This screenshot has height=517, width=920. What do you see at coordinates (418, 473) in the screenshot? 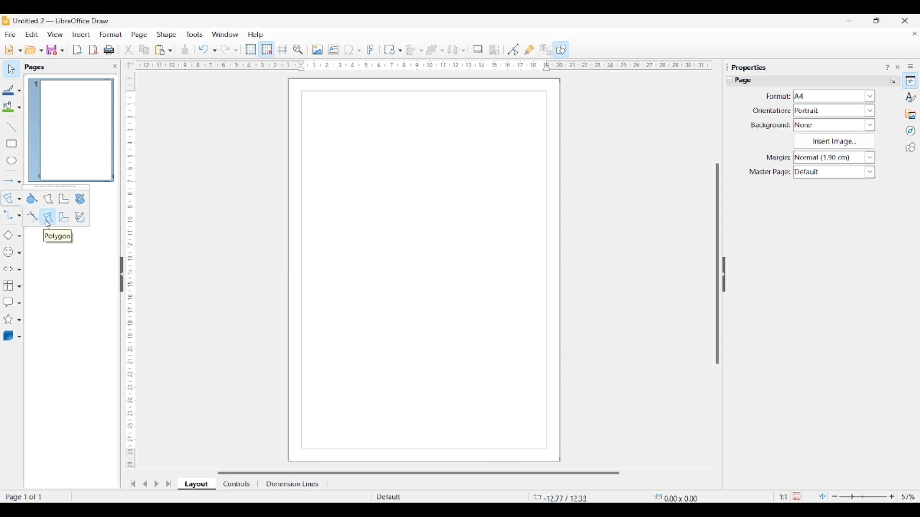
I see `Horizontal slide bar` at bounding box center [418, 473].